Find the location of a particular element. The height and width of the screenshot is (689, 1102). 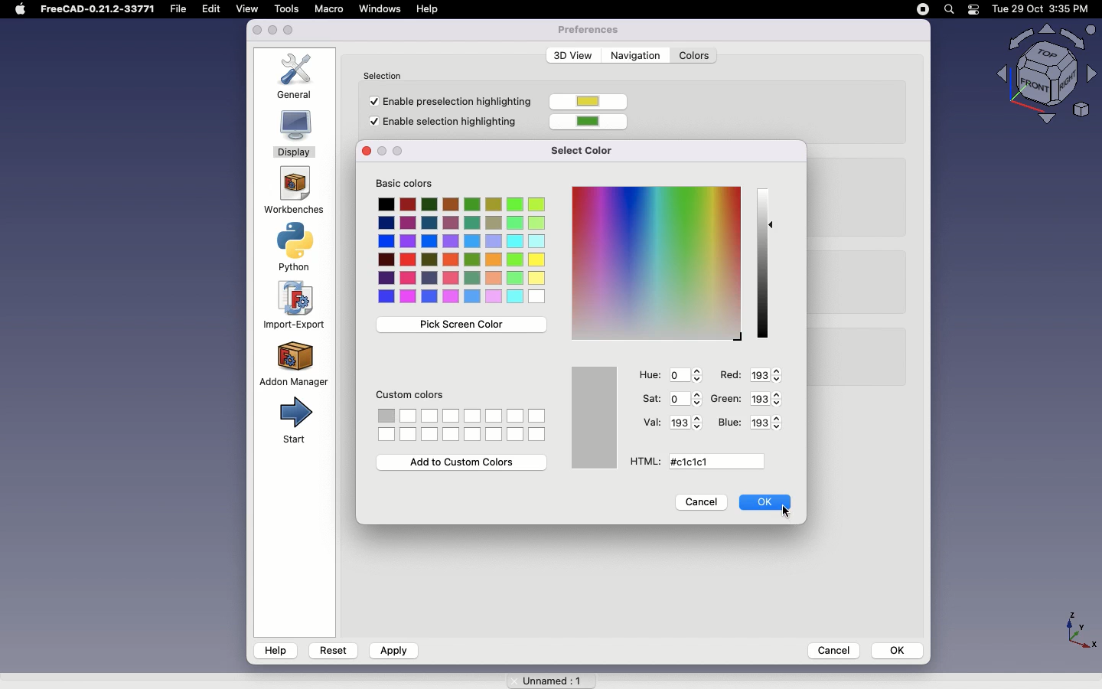

Macro is located at coordinates (328, 8).